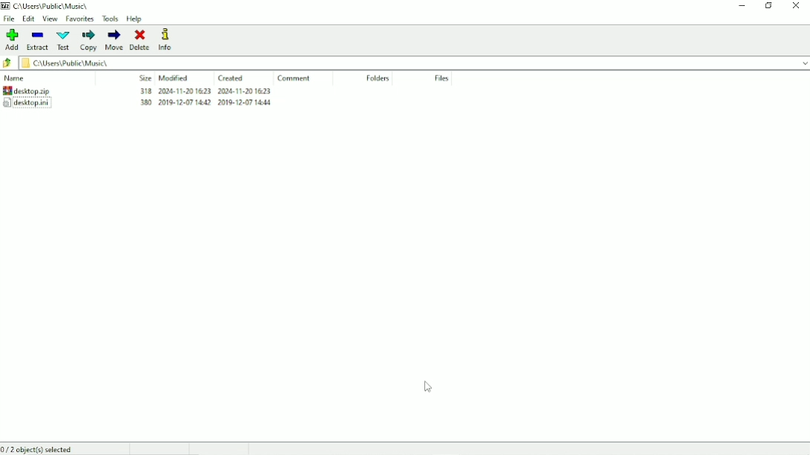 The image size is (810, 455). Describe the element at coordinates (427, 387) in the screenshot. I see `Cursor` at that location.